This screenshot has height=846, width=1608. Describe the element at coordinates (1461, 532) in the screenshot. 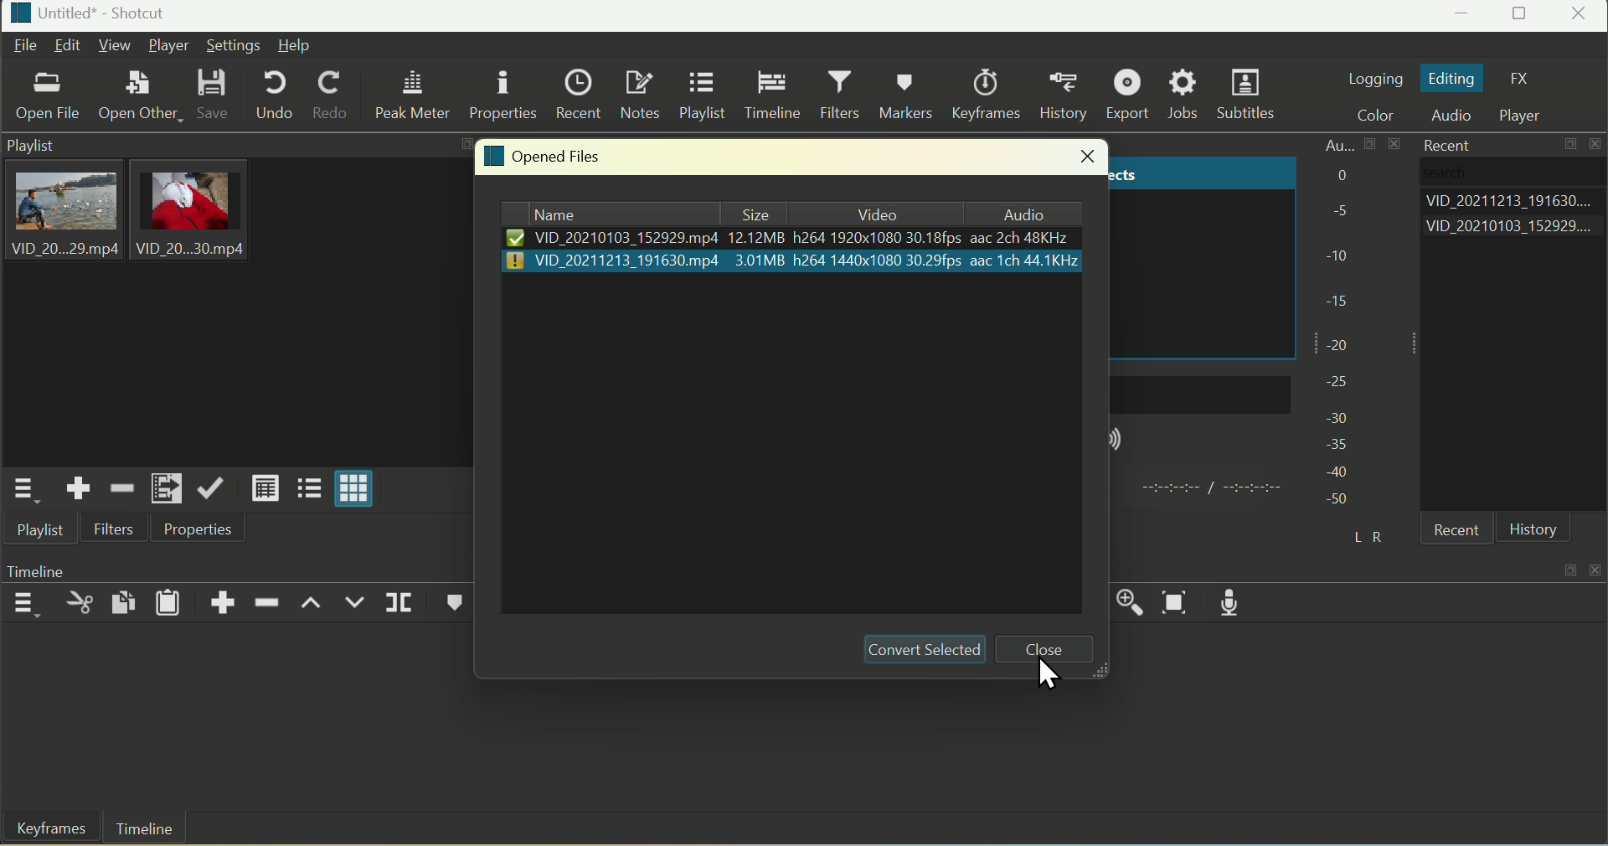

I see `Recent` at that location.